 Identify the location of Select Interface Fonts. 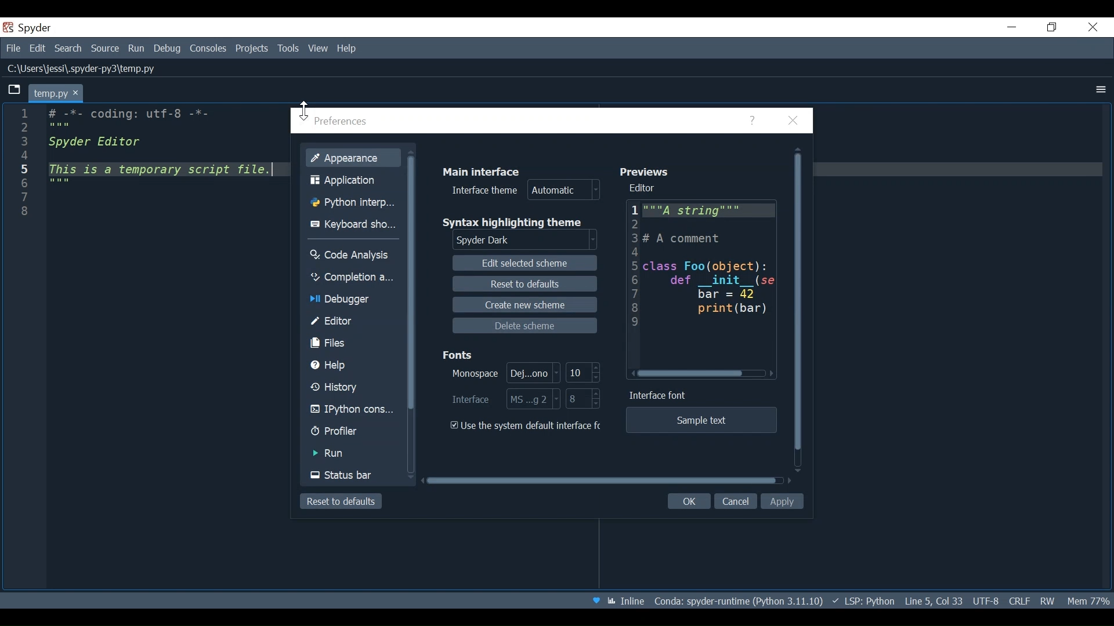
(506, 398).